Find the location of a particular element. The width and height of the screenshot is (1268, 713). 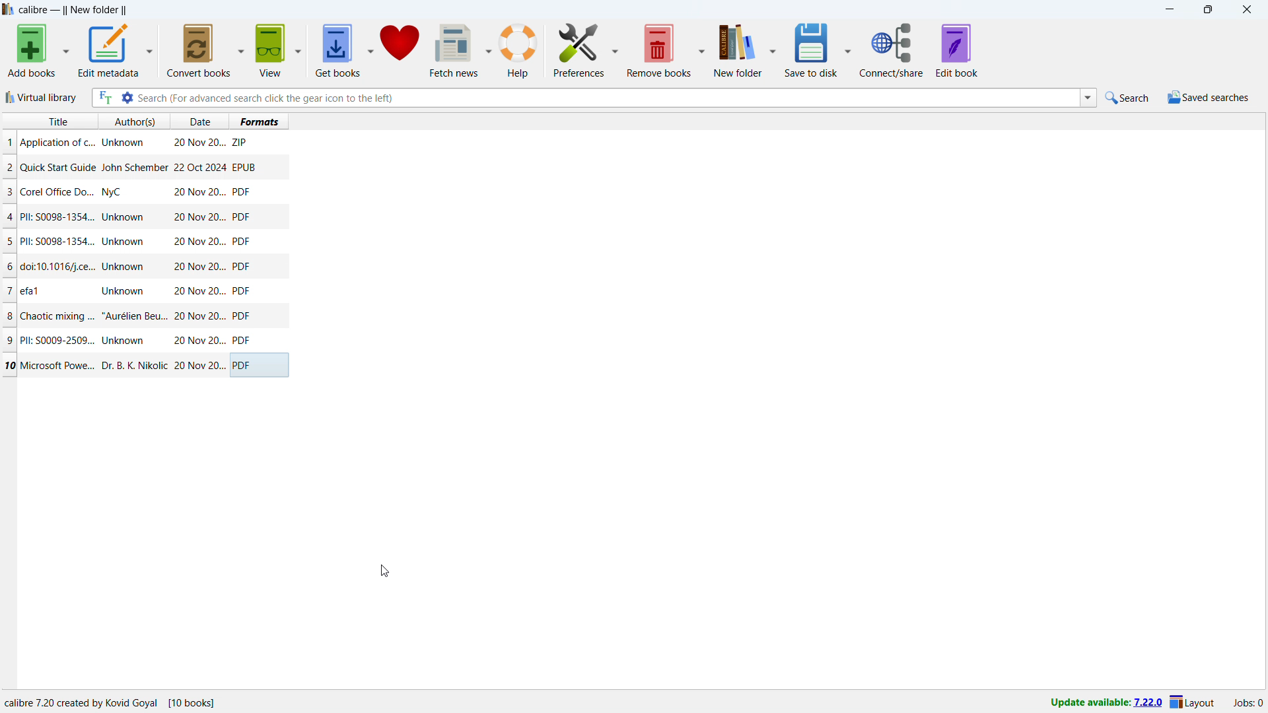

efa1 is located at coordinates (31, 291).